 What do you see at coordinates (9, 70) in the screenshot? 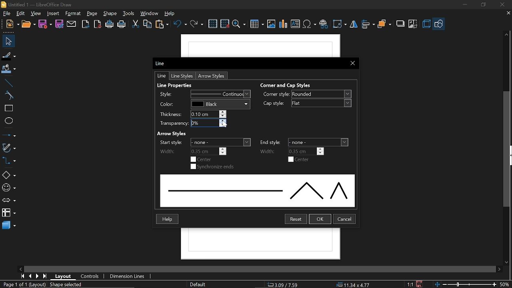
I see `Fill color` at bounding box center [9, 70].